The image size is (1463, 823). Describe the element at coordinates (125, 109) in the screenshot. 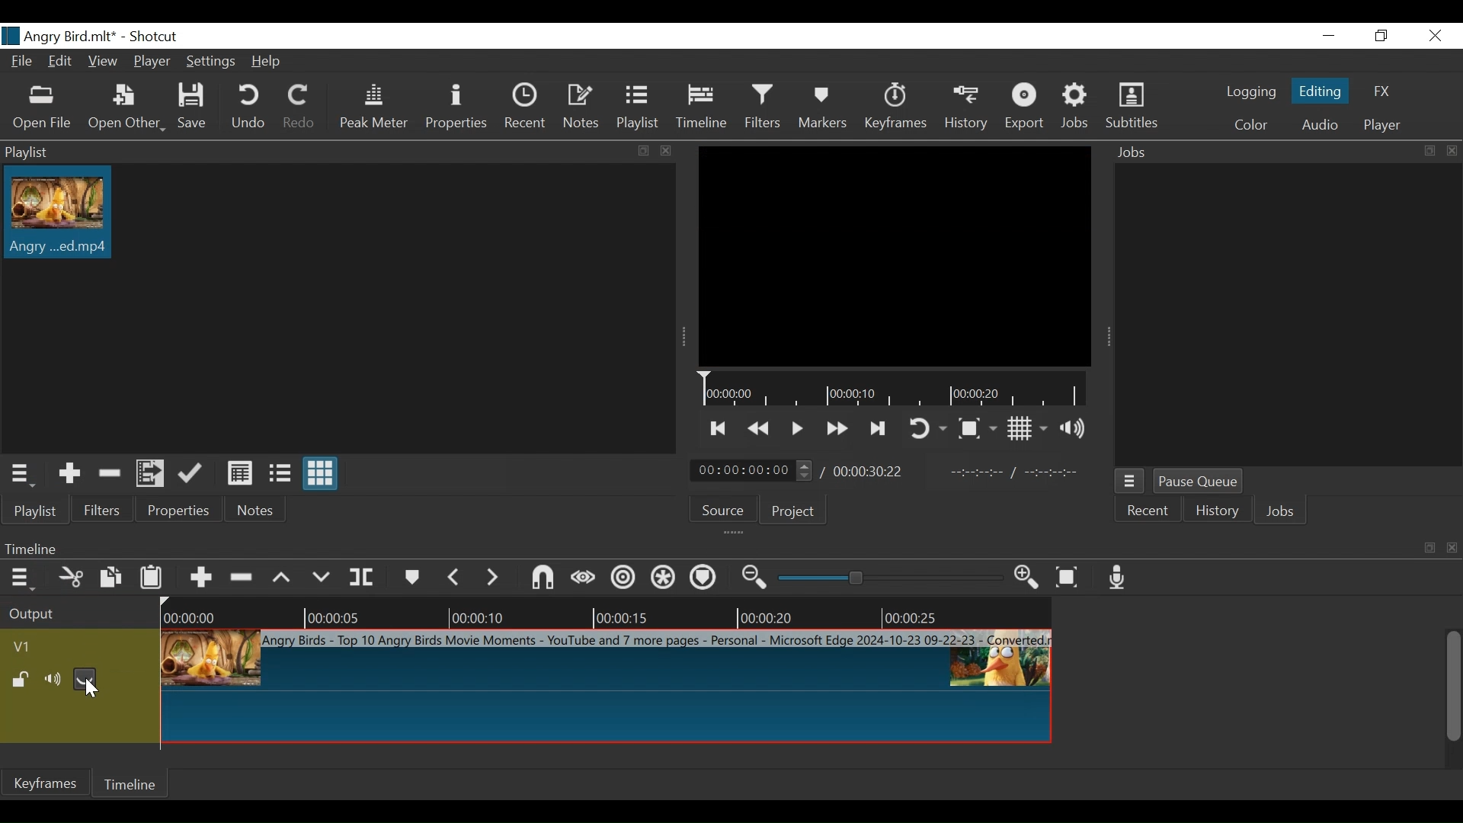

I see `Open Other` at that location.